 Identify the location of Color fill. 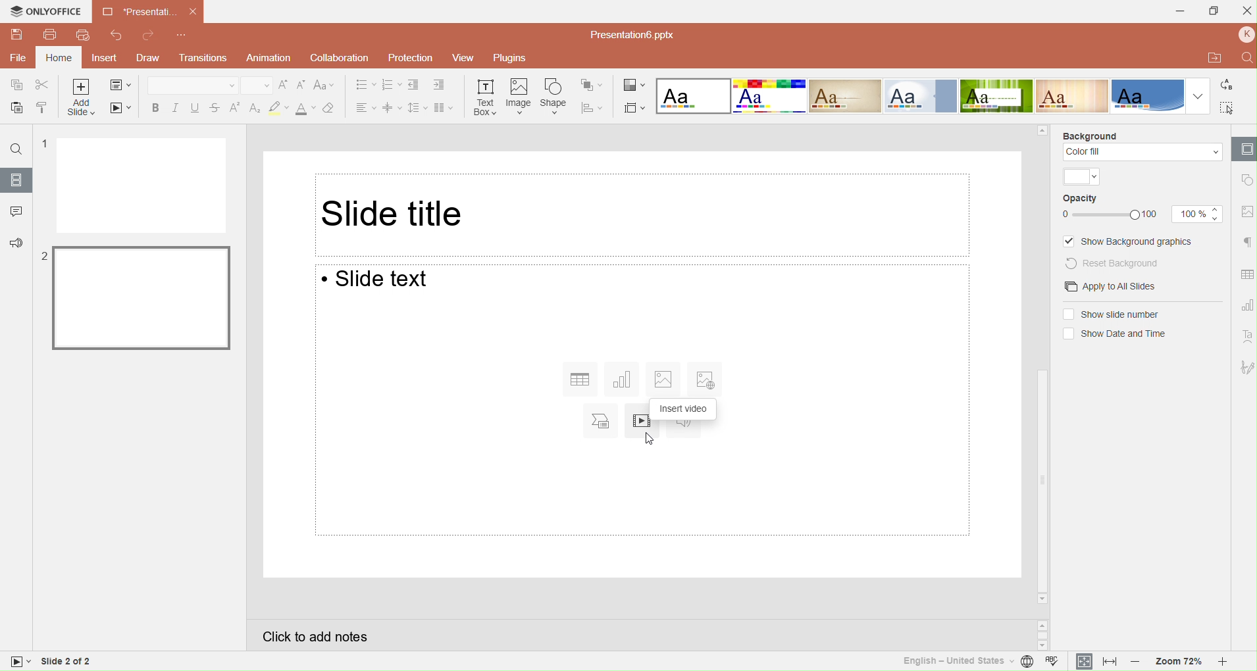
(1144, 153).